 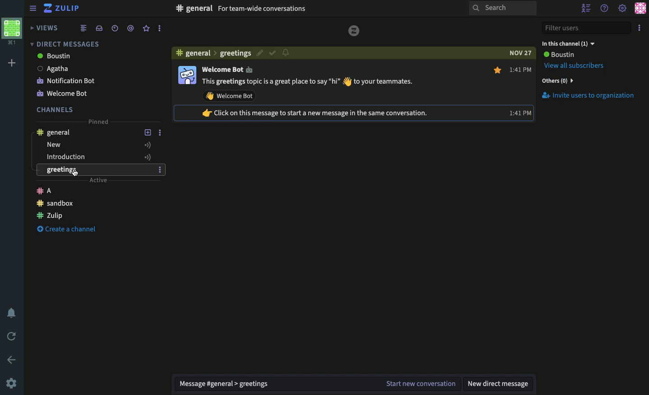 What do you see at coordinates (86, 68) in the screenshot?
I see `Agatha` at bounding box center [86, 68].